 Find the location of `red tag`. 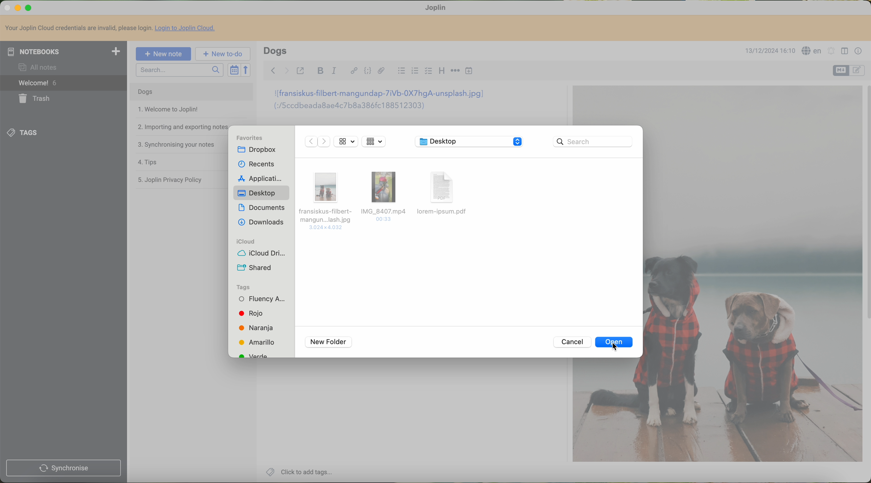

red tag is located at coordinates (250, 313).